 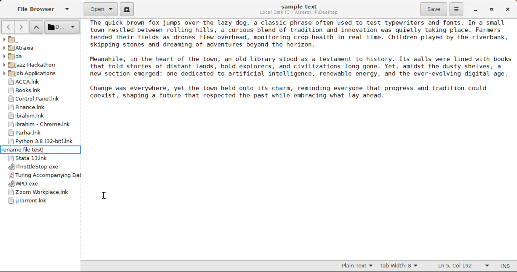 What do you see at coordinates (37, 27) in the screenshot?
I see `Move Folder Up` at bounding box center [37, 27].